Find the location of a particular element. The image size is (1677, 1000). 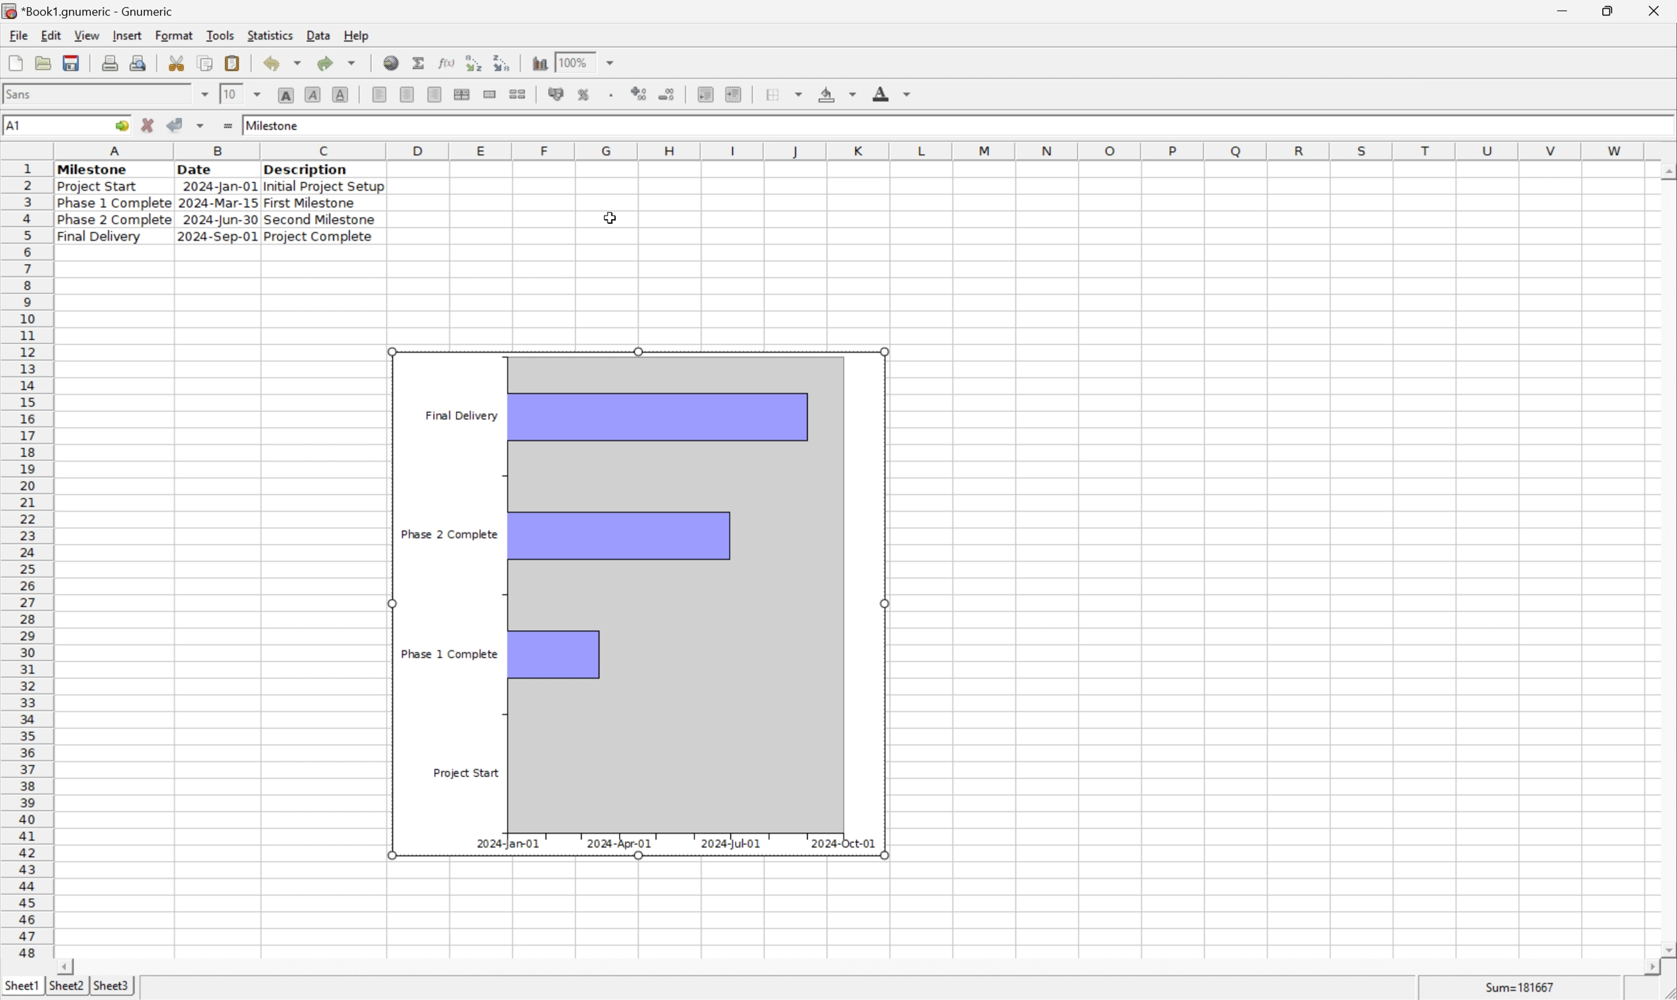

merge a range of cells is located at coordinates (491, 94).